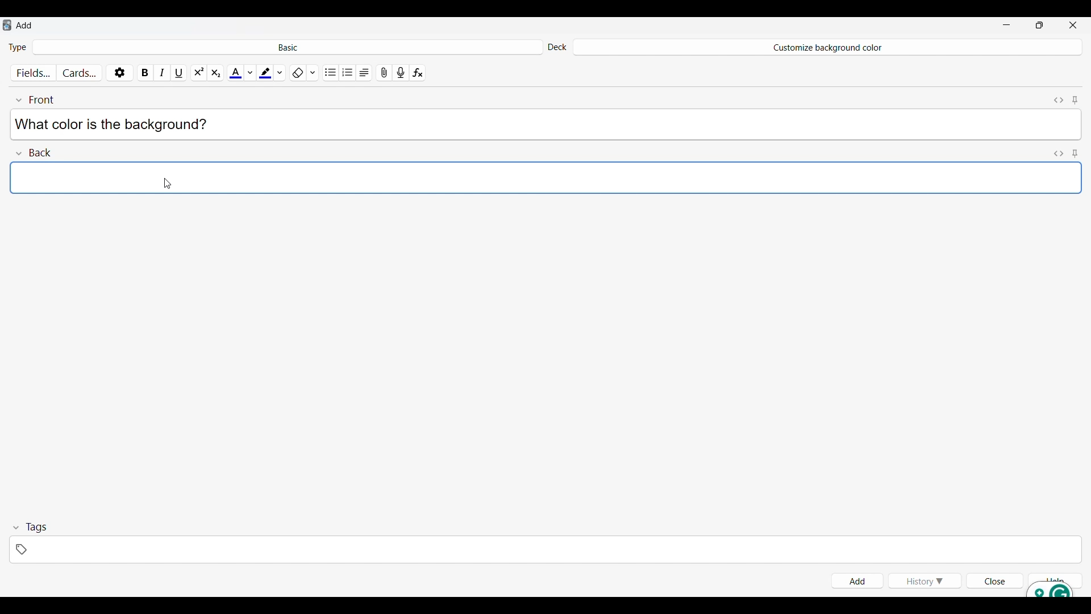 This screenshot has height=614, width=1091. What do you see at coordinates (145, 70) in the screenshot?
I see `Bold` at bounding box center [145, 70].